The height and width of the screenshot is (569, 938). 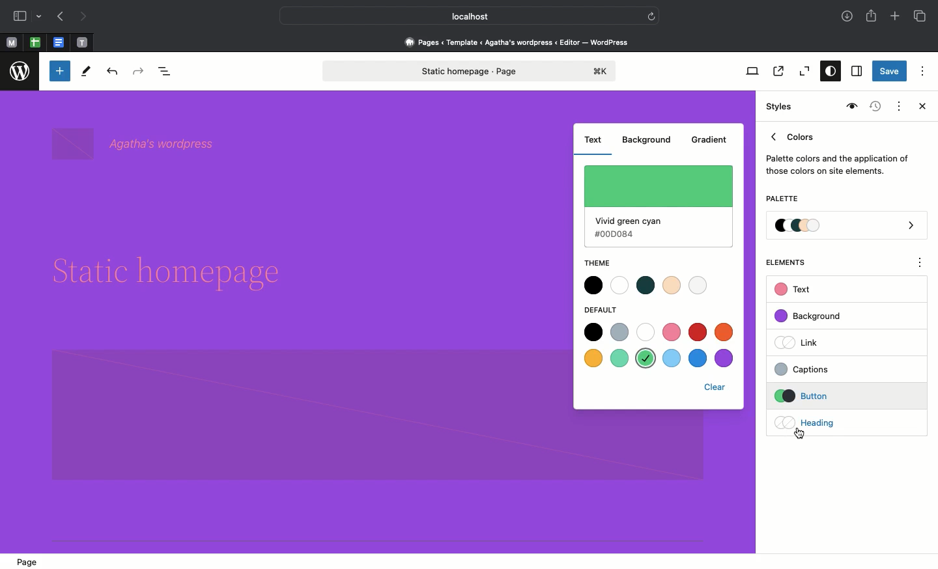 What do you see at coordinates (597, 262) in the screenshot?
I see `Theme` at bounding box center [597, 262].